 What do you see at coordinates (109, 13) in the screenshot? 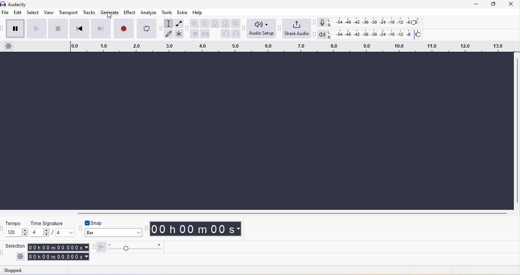
I see `generate` at bounding box center [109, 13].